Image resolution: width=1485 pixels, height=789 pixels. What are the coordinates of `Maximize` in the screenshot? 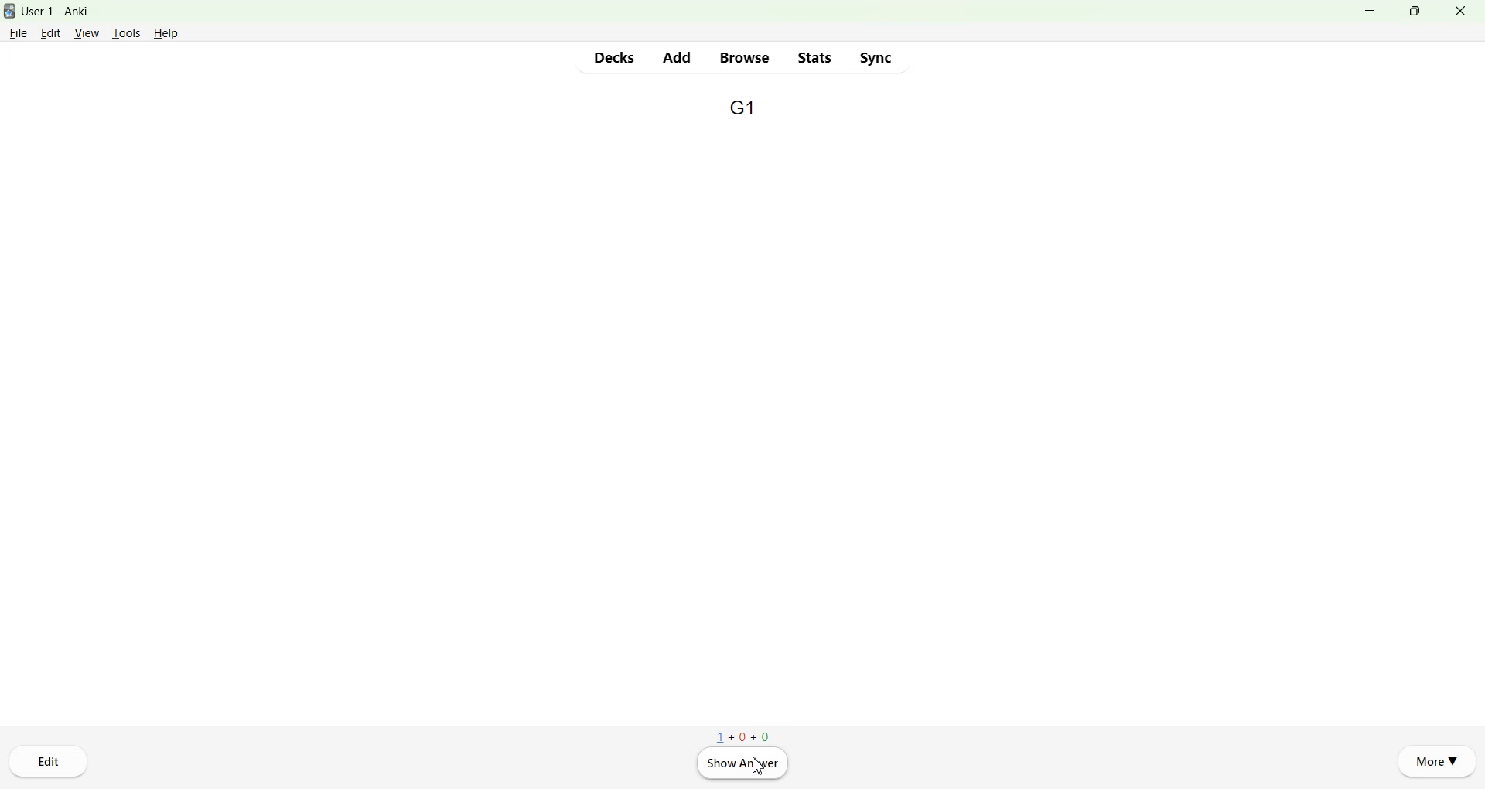 It's located at (1414, 11).